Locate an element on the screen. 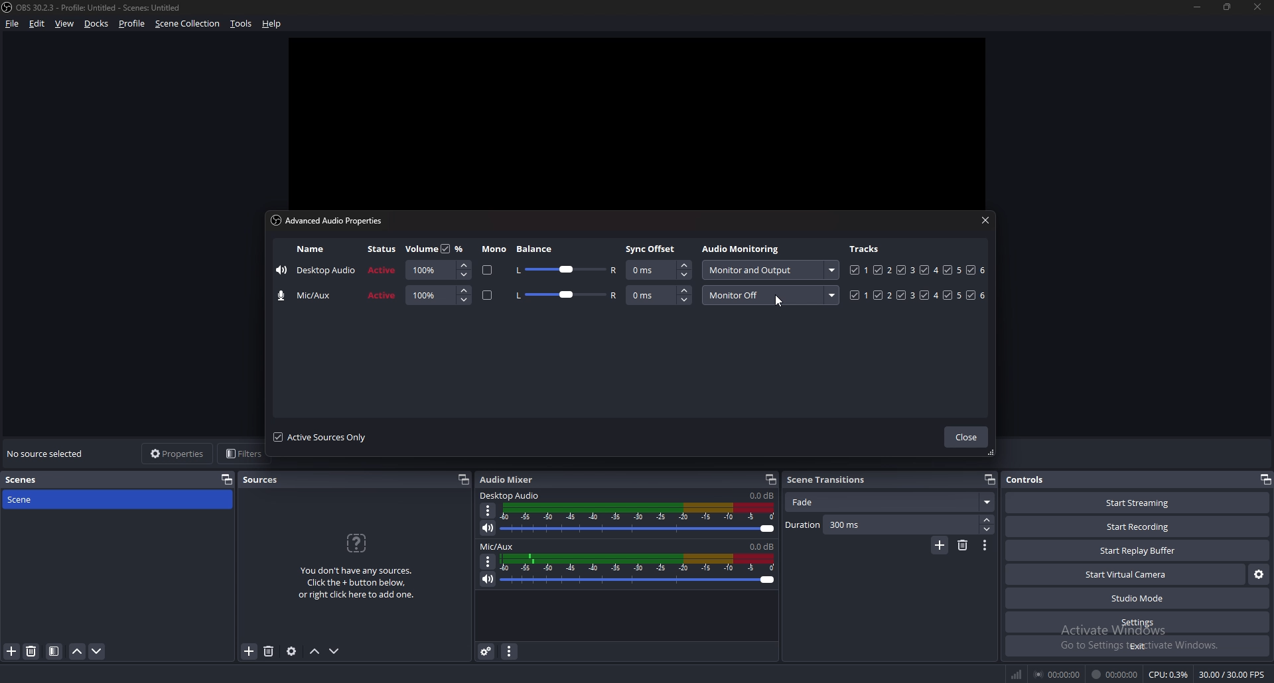  configure virtual camera is located at coordinates (1259, 575).